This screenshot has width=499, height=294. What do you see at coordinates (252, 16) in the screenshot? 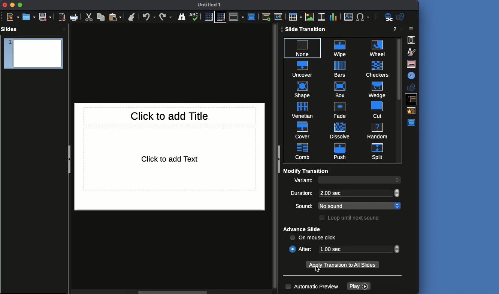
I see `Master view` at bounding box center [252, 16].